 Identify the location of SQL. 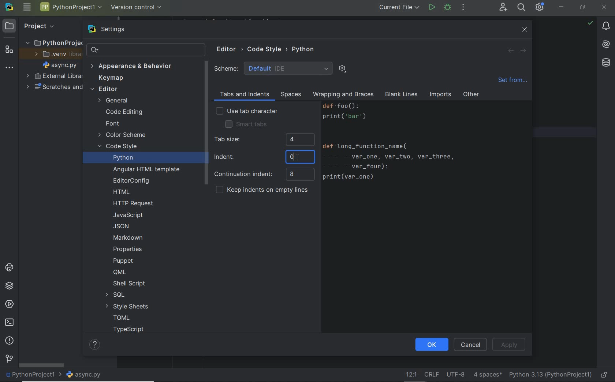
(114, 295).